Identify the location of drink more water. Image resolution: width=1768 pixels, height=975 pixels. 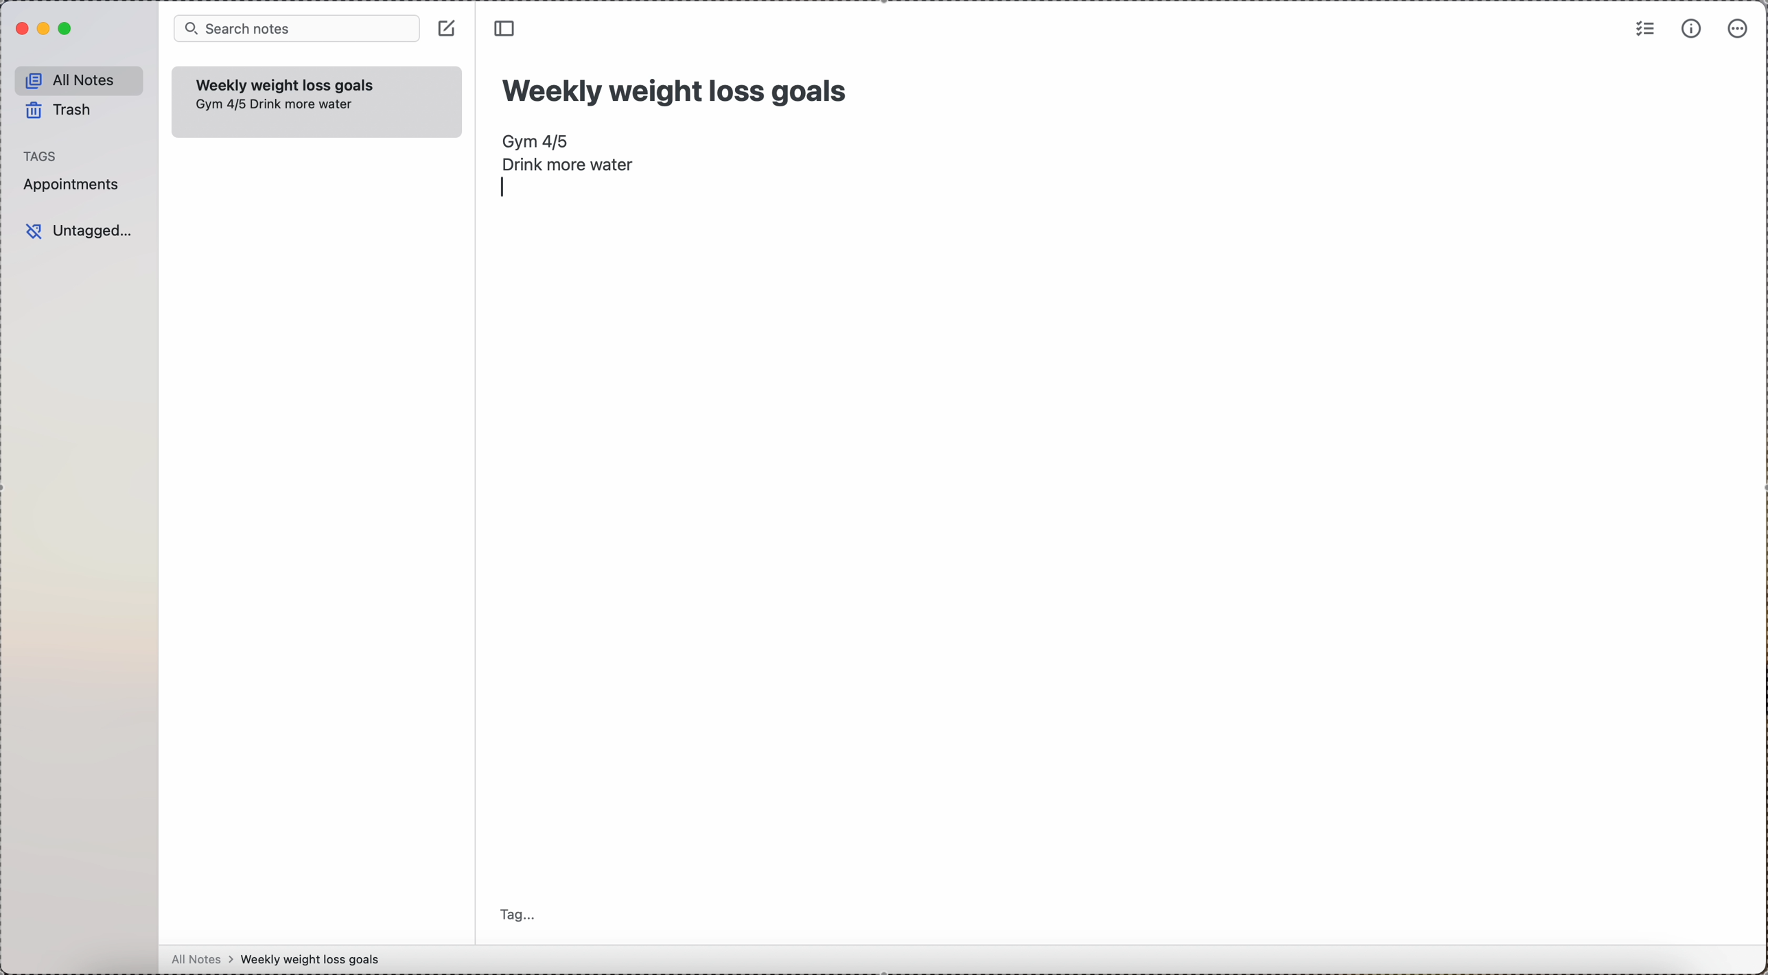
(568, 165).